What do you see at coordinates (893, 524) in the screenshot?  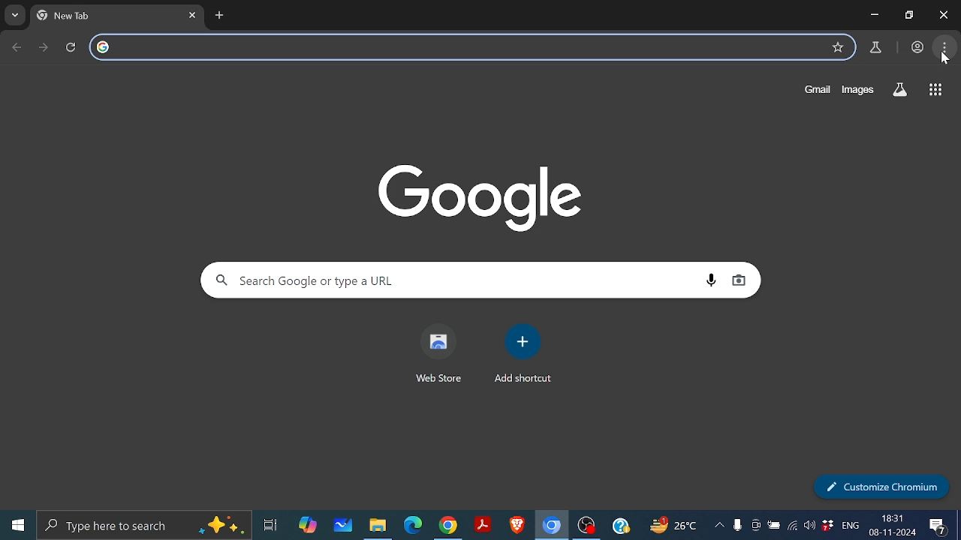 I see `time and date` at bounding box center [893, 524].